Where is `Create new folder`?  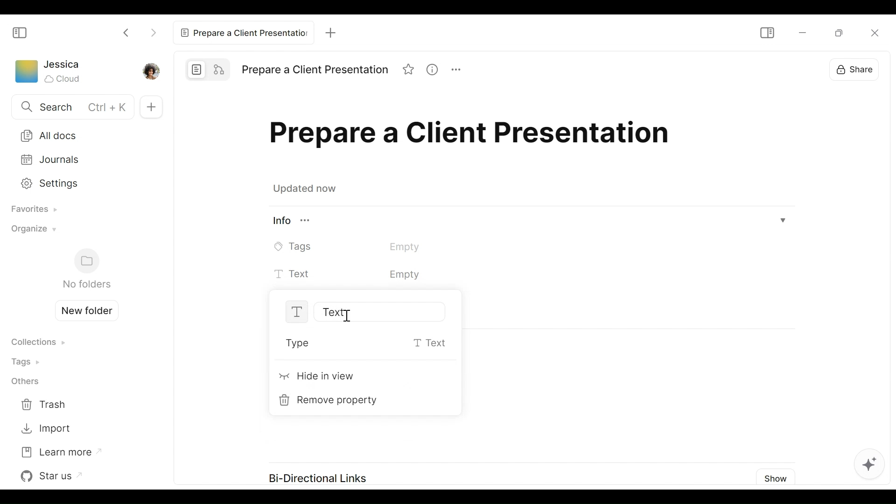 Create new folder is located at coordinates (83, 309).